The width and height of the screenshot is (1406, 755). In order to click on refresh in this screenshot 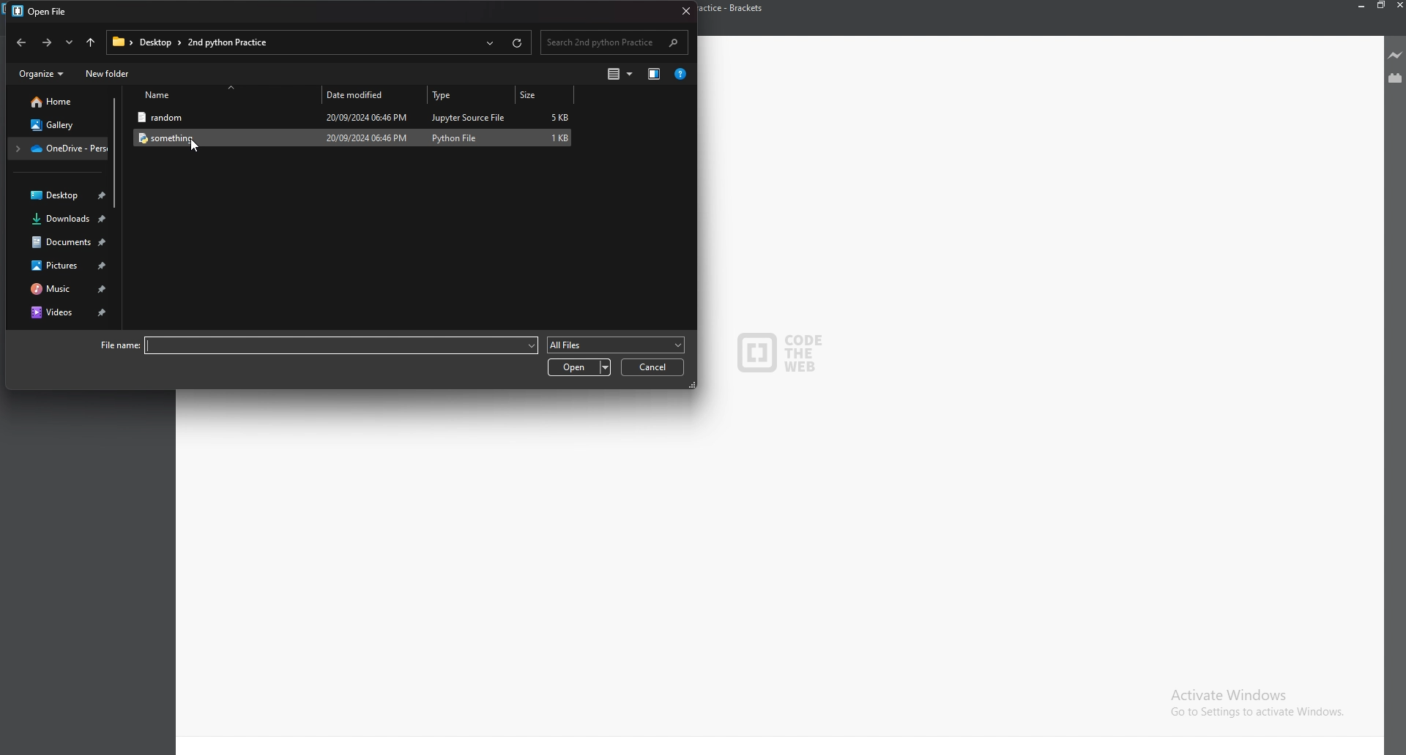, I will do `click(517, 43)`.